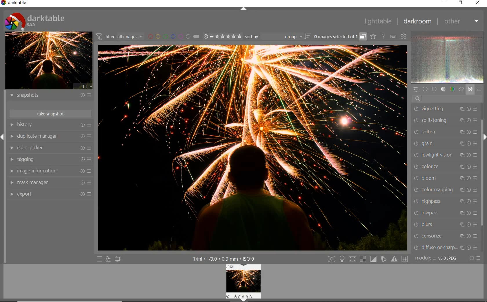 The width and height of the screenshot is (487, 302). Describe the element at coordinates (100, 259) in the screenshot. I see `quick access to presets` at that location.